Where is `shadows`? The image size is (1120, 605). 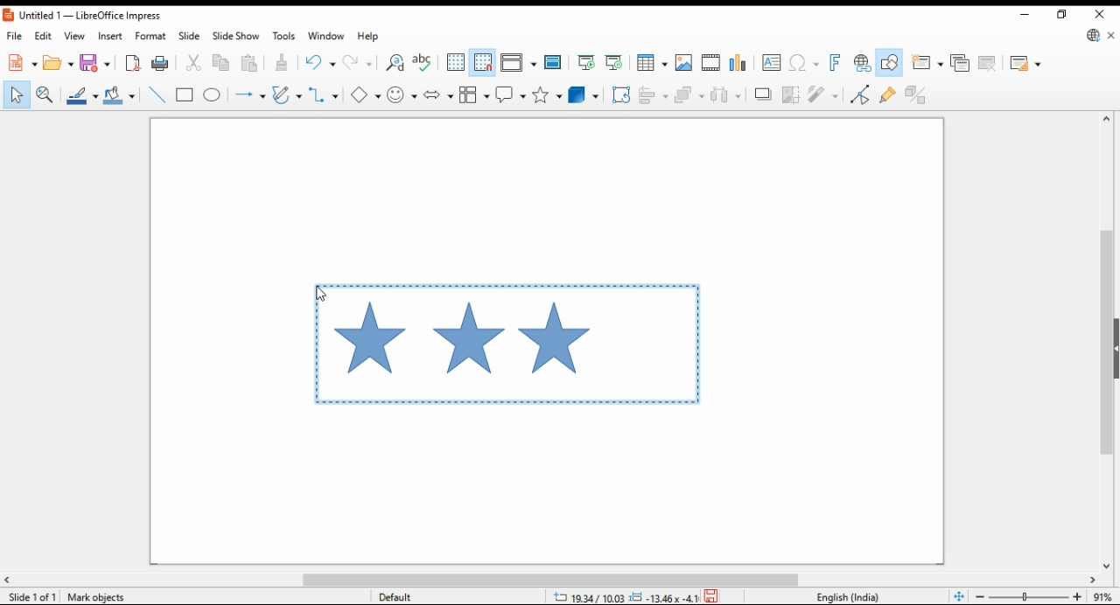
shadows is located at coordinates (763, 94).